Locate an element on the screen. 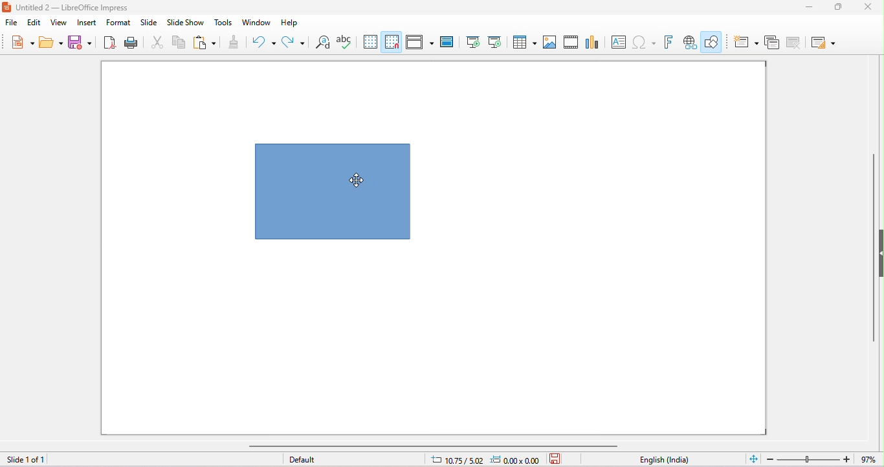 Image resolution: width=884 pixels, height=467 pixels. shape is located at coordinates (331, 191).